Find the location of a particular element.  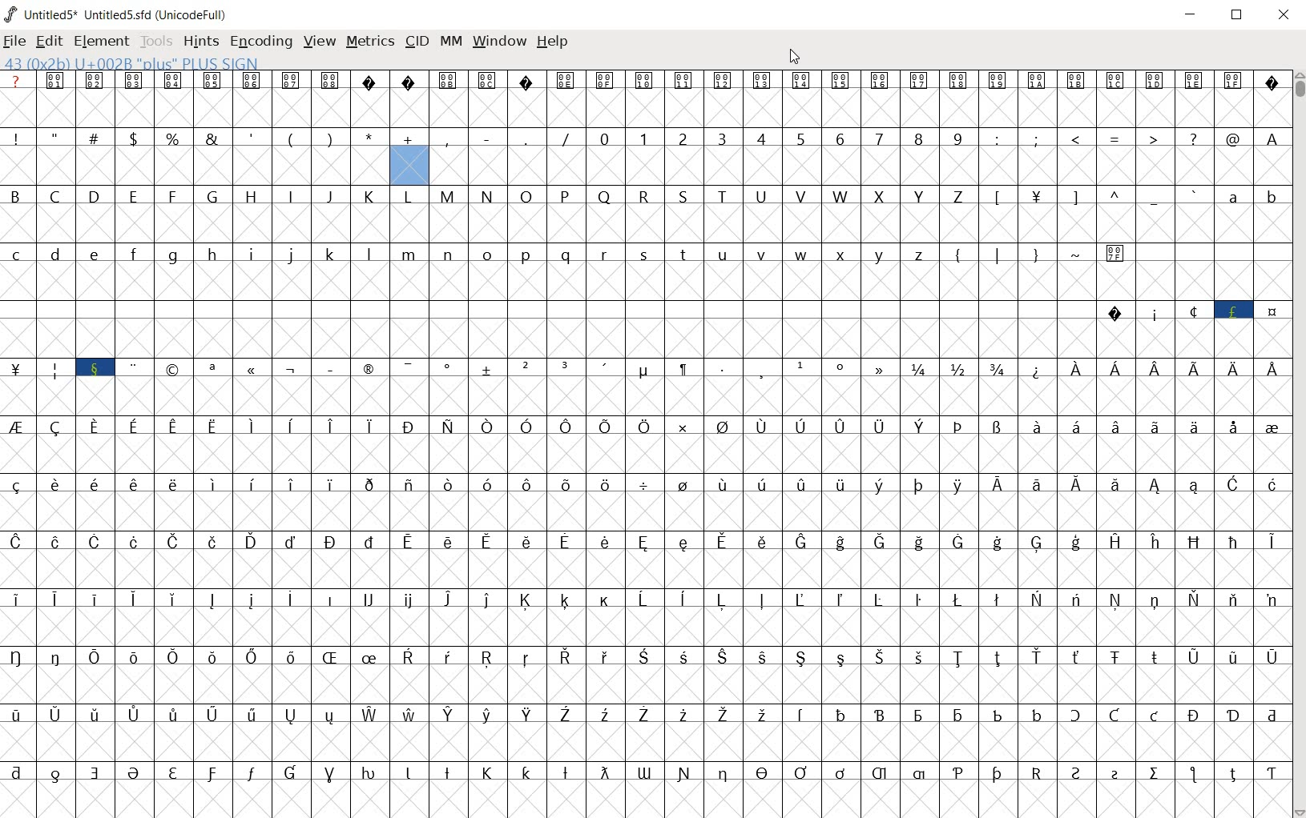

L is located at coordinates (1001, 214).